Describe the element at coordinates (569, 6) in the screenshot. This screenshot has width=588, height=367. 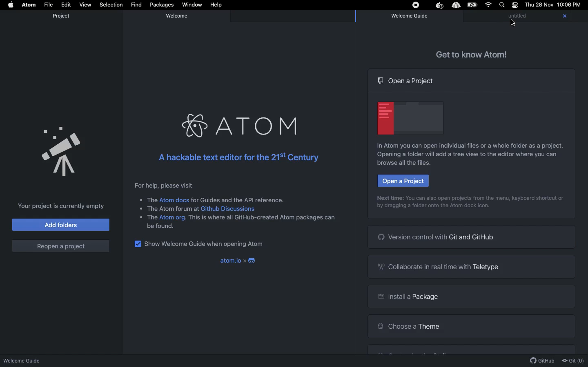
I see `Time` at that location.